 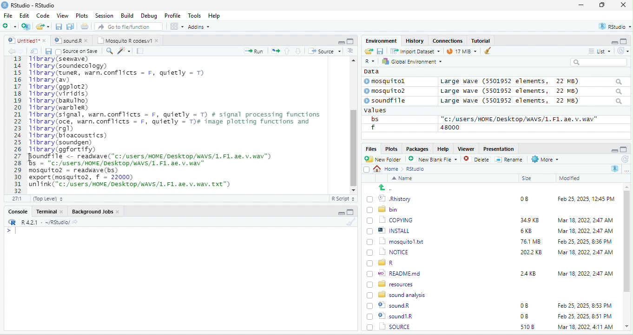 I want to click on Tools, so click(x=195, y=15).